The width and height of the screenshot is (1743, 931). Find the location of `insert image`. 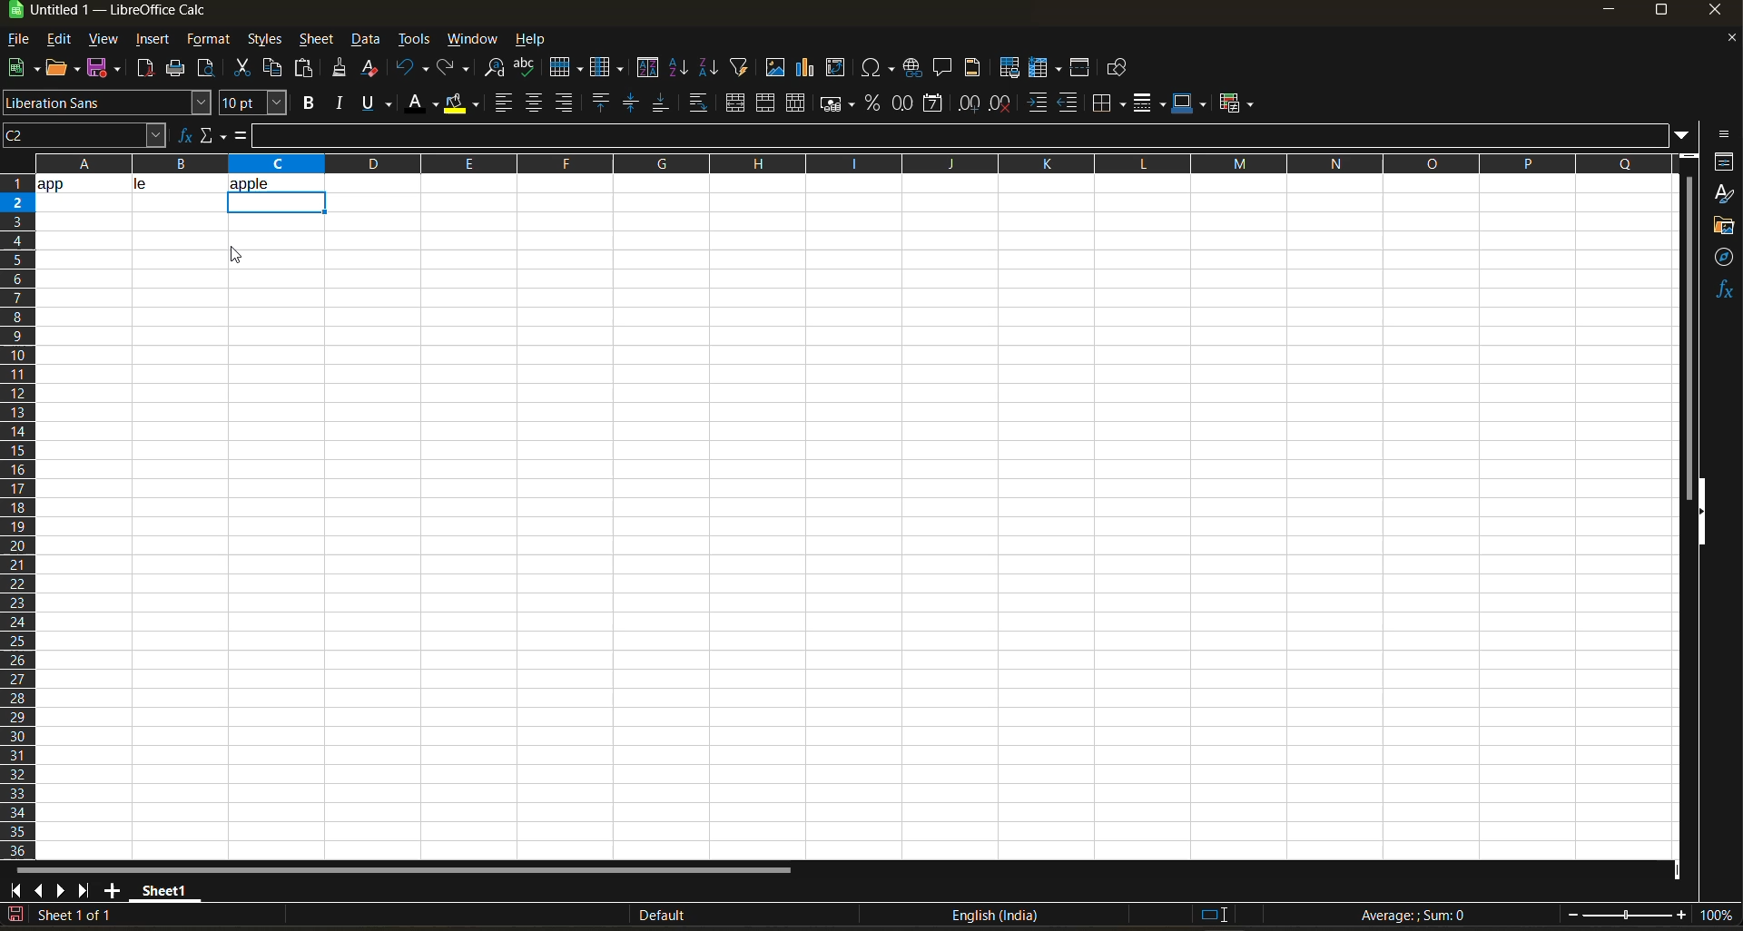

insert image is located at coordinates (774, 67).